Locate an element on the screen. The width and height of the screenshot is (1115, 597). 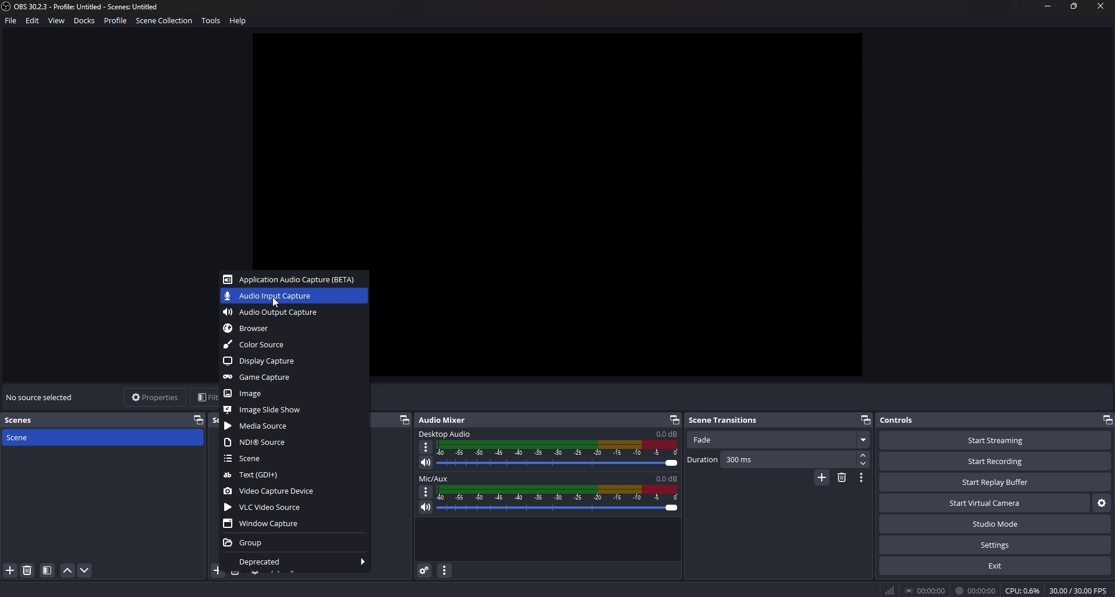
scene is located at coordinates (30, 437).